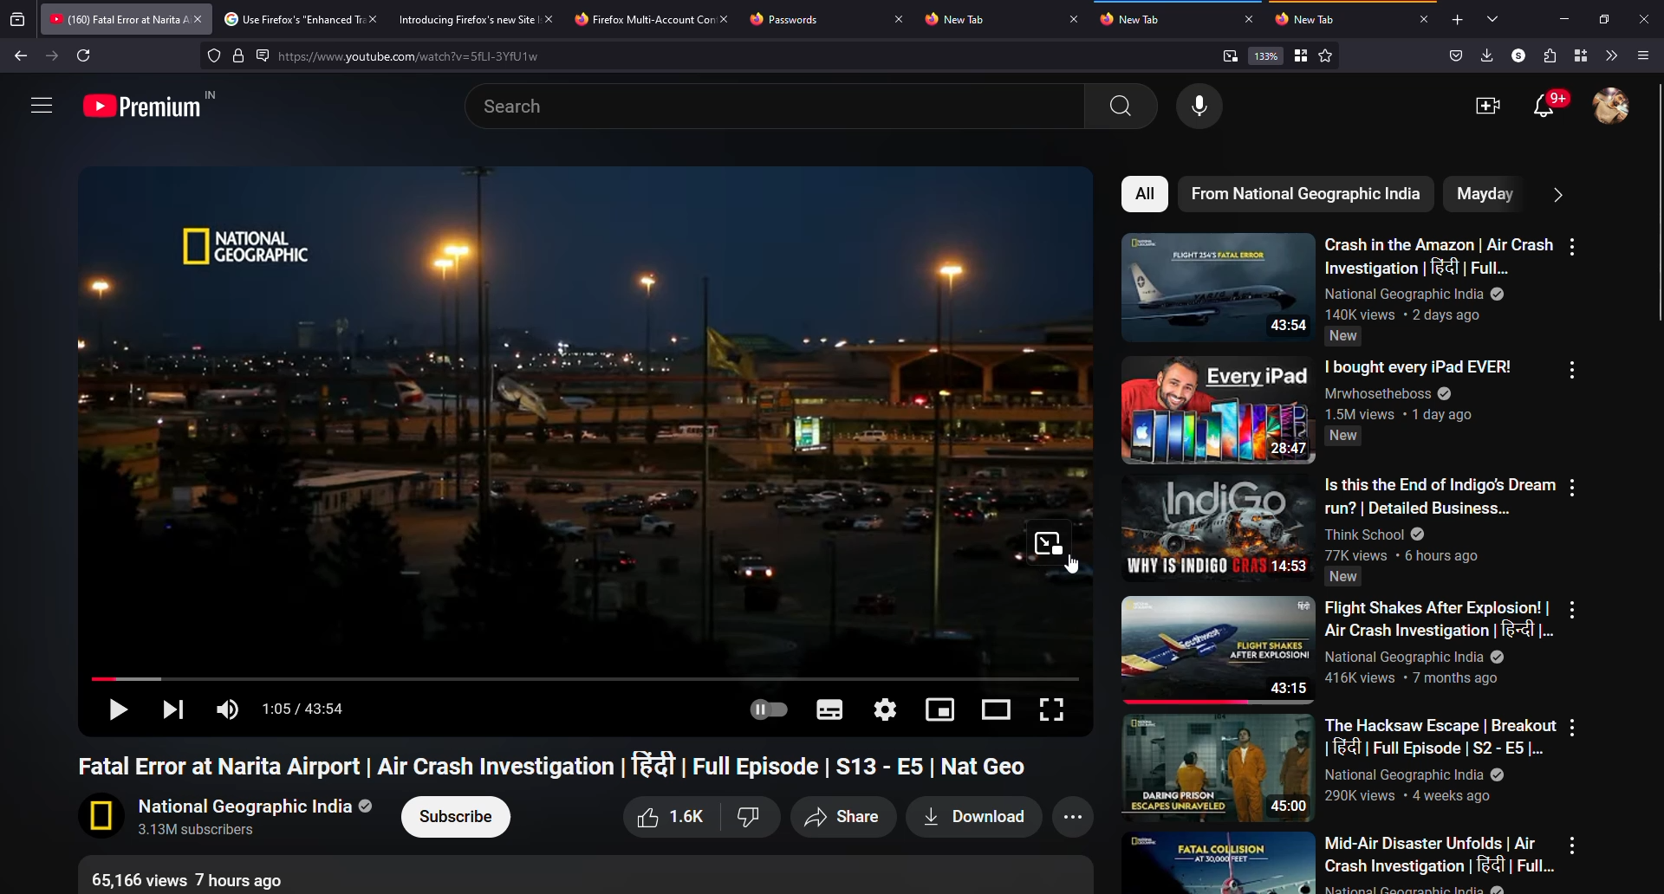 The image size is (1664, 894). I want to click on subtitle, so click(828, 710).